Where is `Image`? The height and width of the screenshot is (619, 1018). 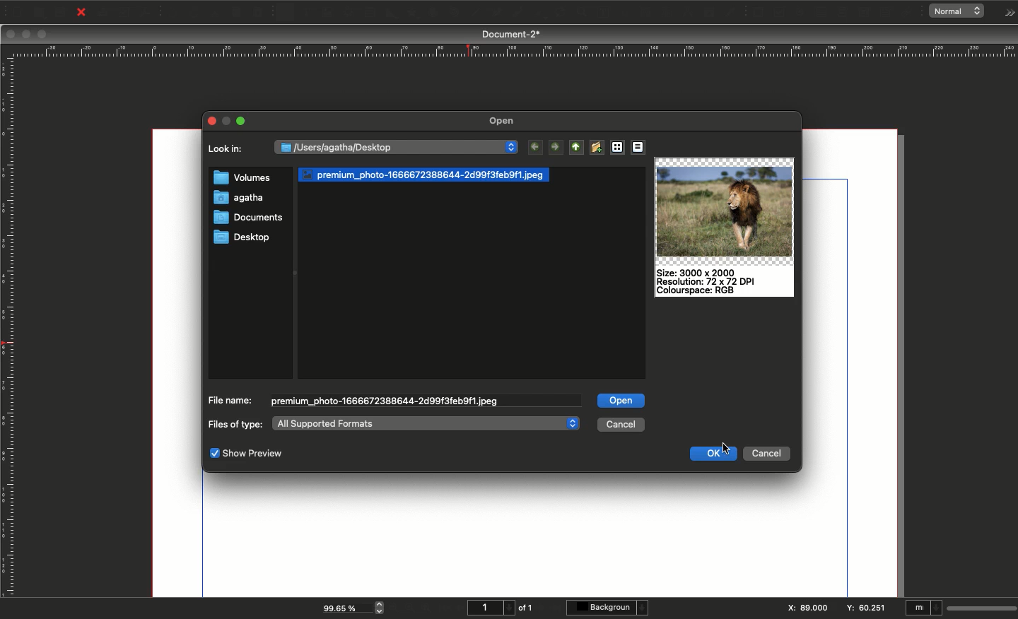 Image is located at coordinates (725, 208).